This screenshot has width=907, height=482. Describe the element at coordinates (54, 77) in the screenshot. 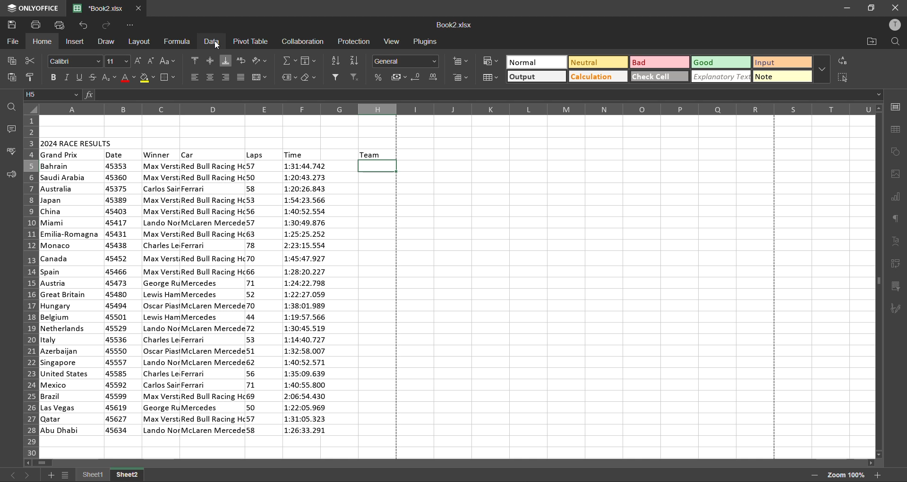

I see `bold` at that location.